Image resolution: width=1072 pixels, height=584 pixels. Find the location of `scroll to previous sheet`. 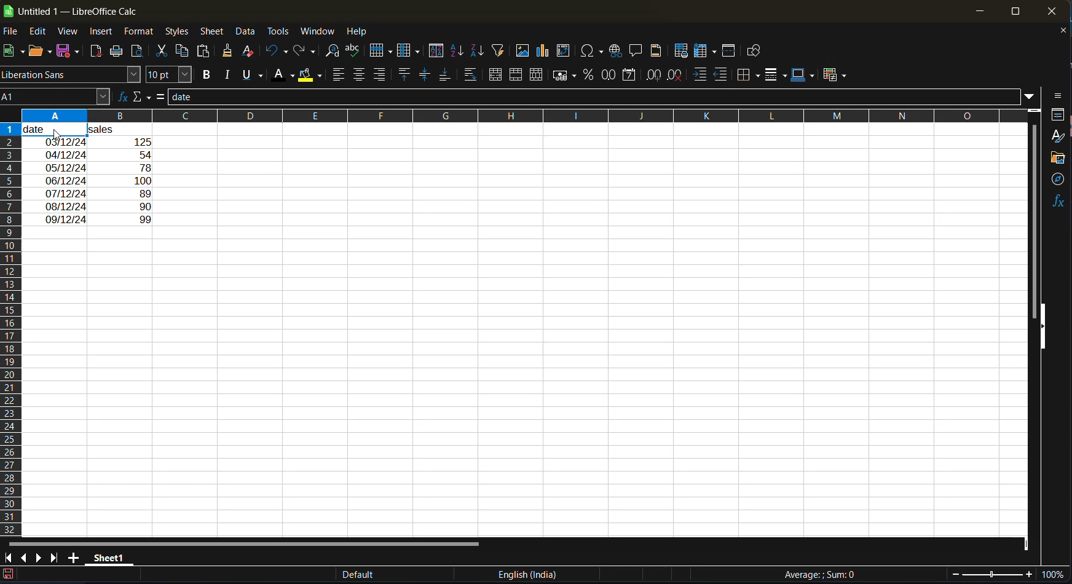

scroll to previous sheet is located at coordinates (24, 556).